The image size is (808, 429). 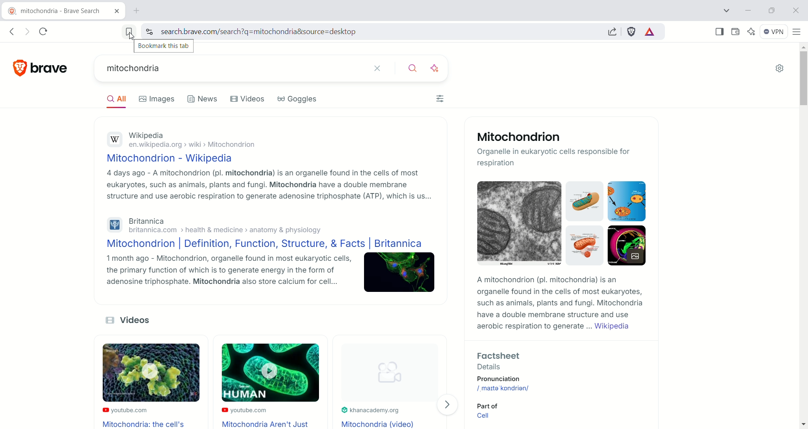 I want to click on close tab, so click(x=117, y=12).